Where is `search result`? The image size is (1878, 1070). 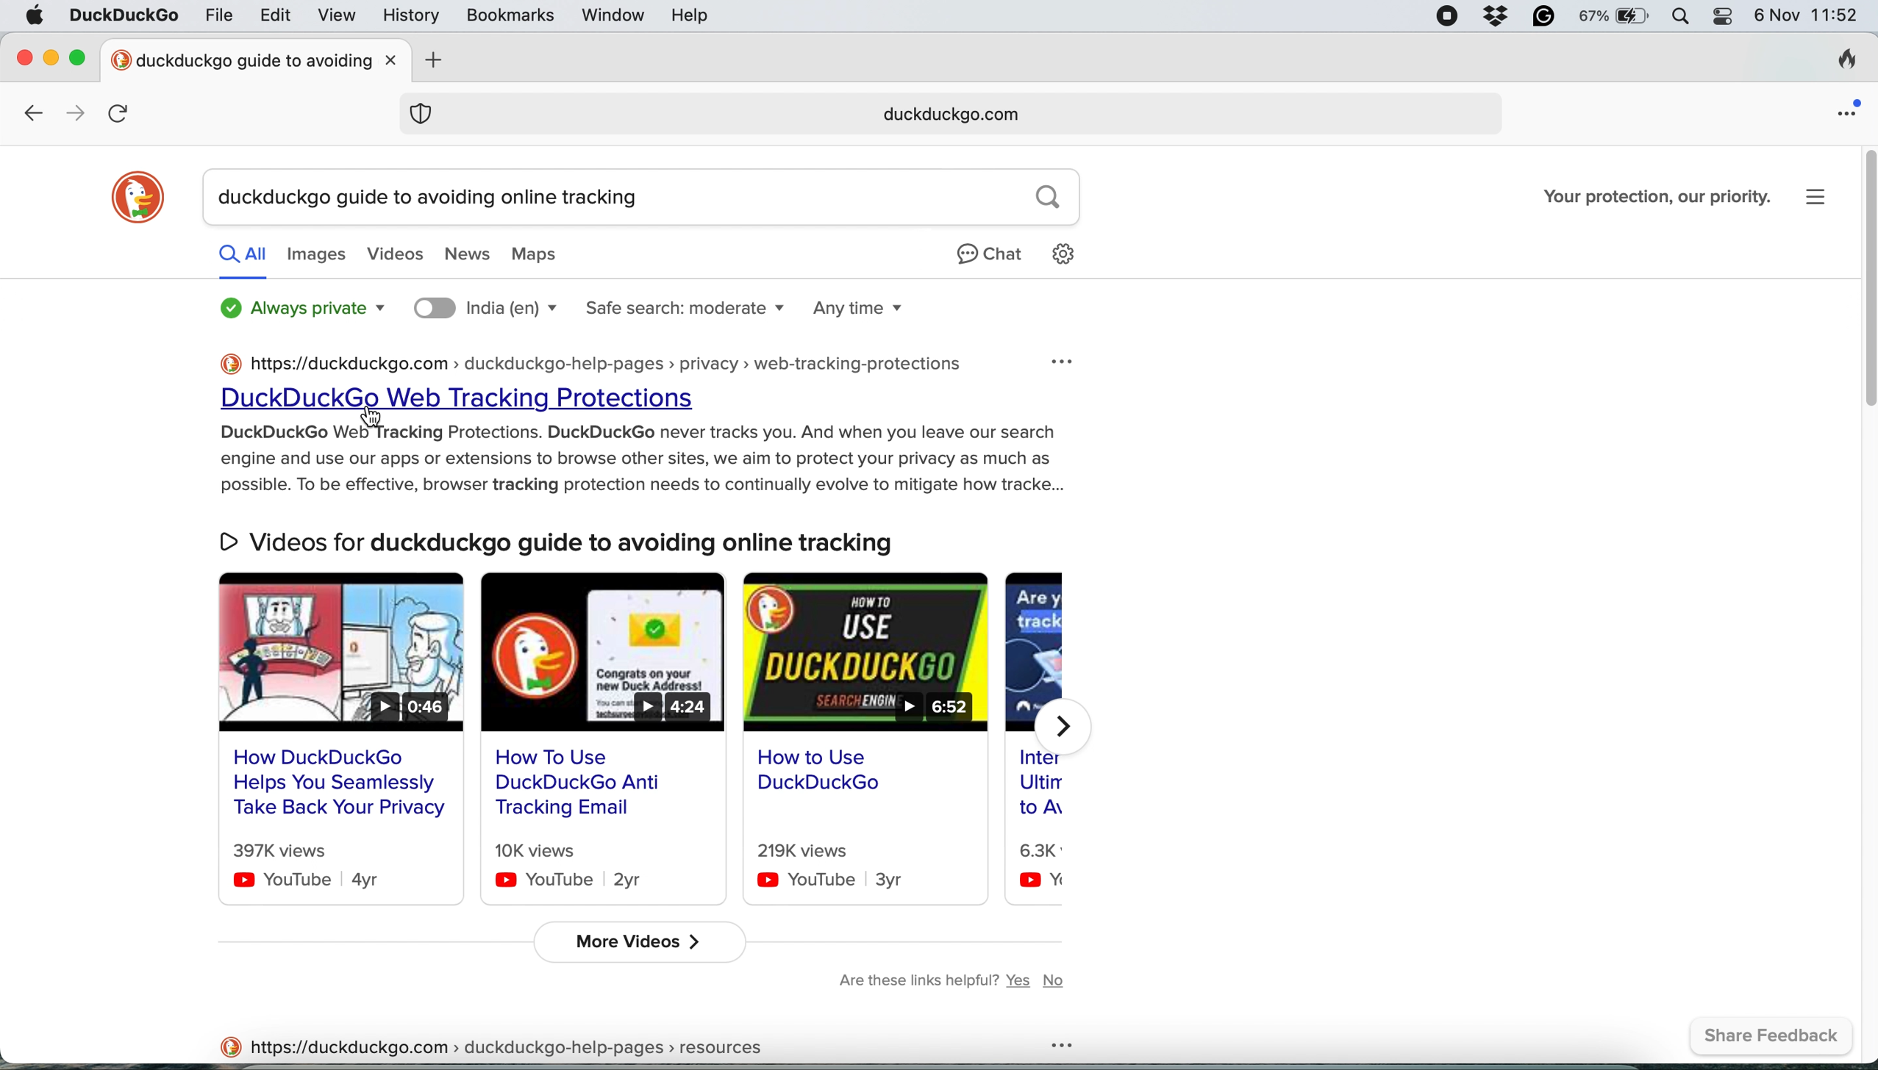
search result is located at coordinates (958, 113).